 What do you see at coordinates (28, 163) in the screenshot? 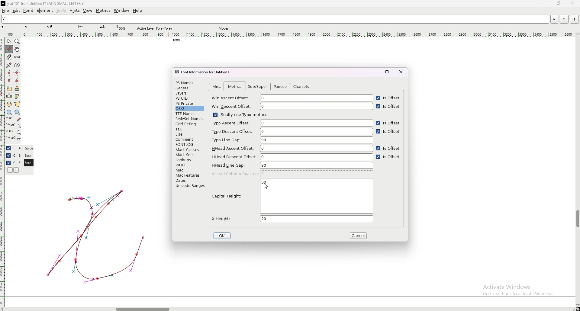
I see `fore` at bounding box center [28, 163].